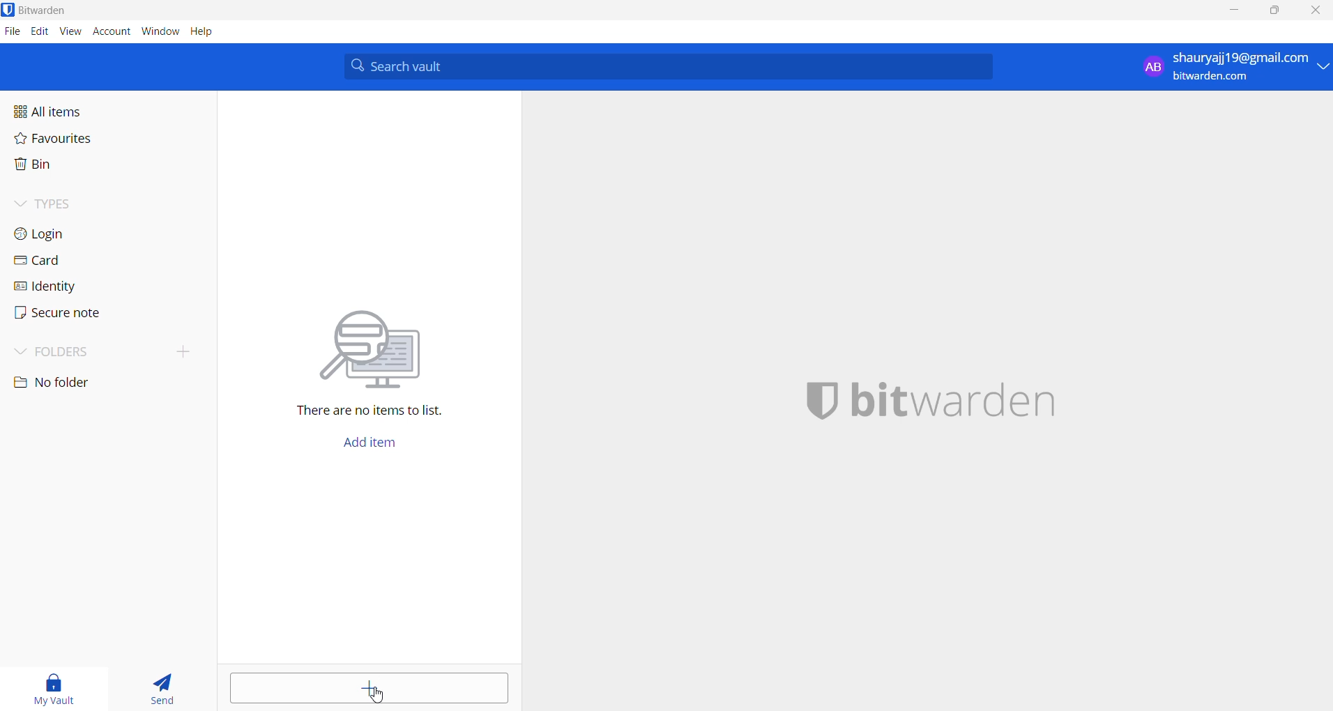  I want to click on identity, so click(53, 286).